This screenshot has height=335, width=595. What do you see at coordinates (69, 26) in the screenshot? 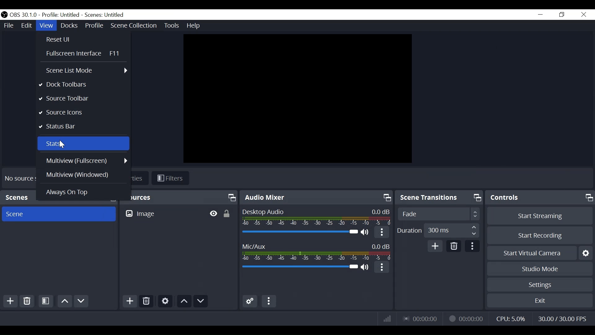
I see `Docks` at bounding box center [69, 26].